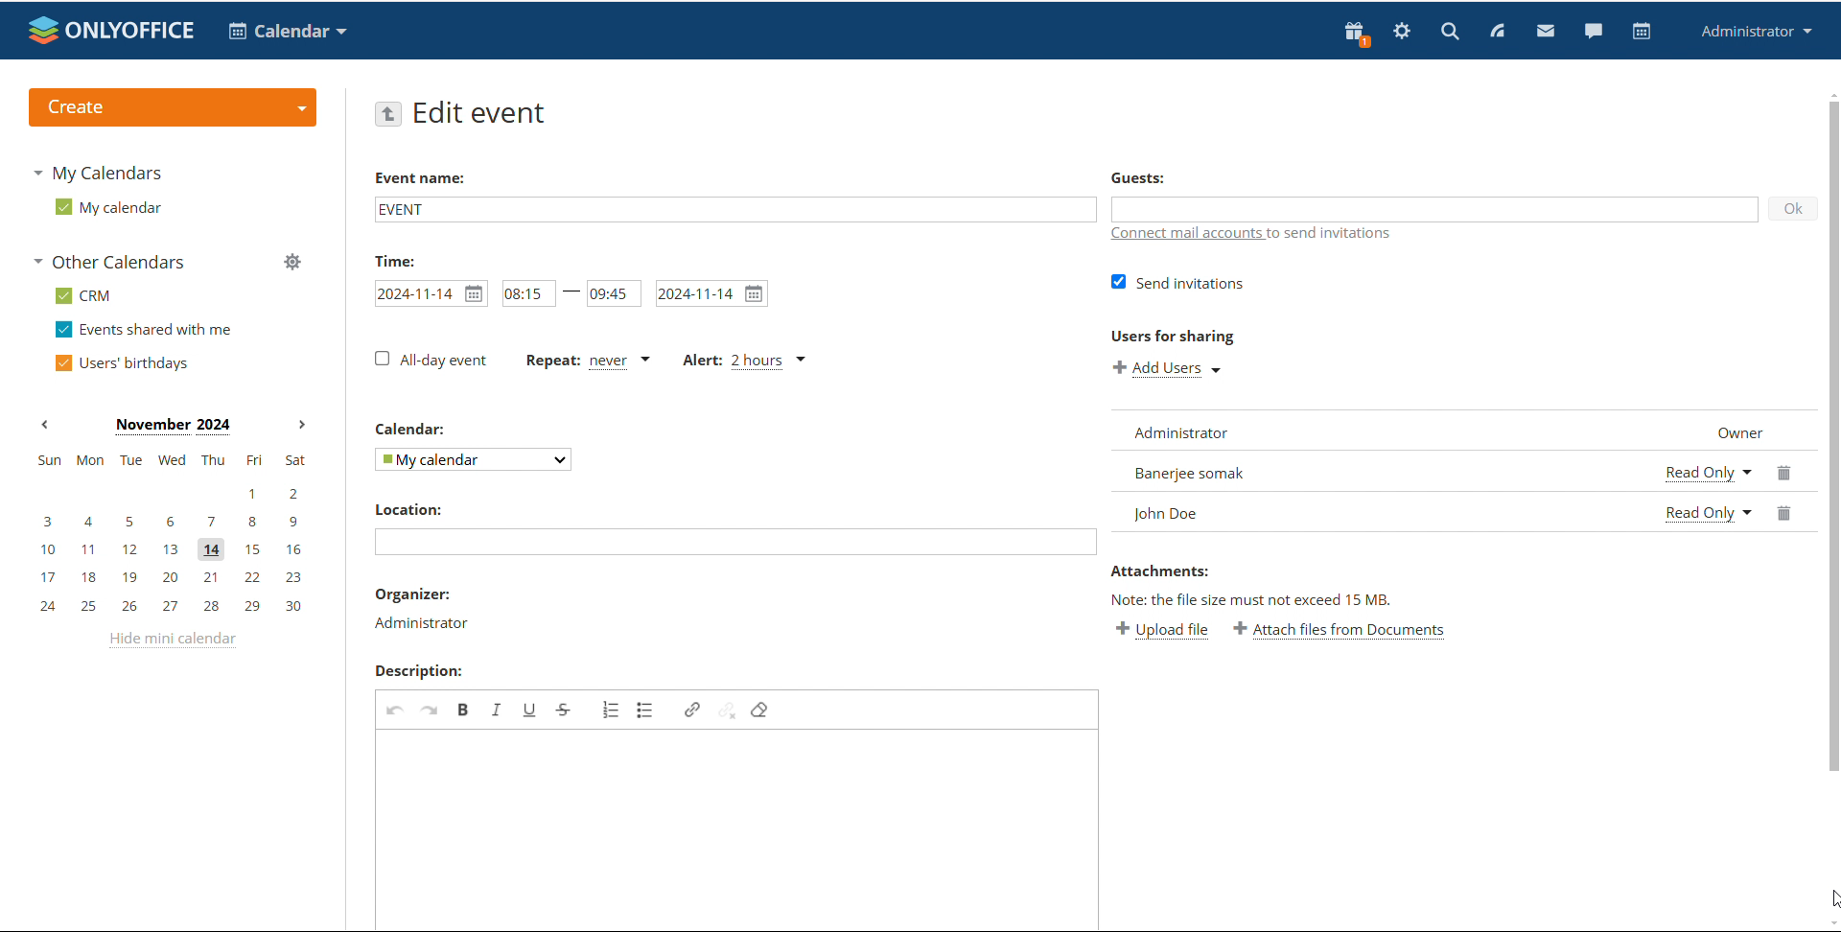 The width and height of the screenshot is (1841, 932). I want to click on underline, so click(533, 710).